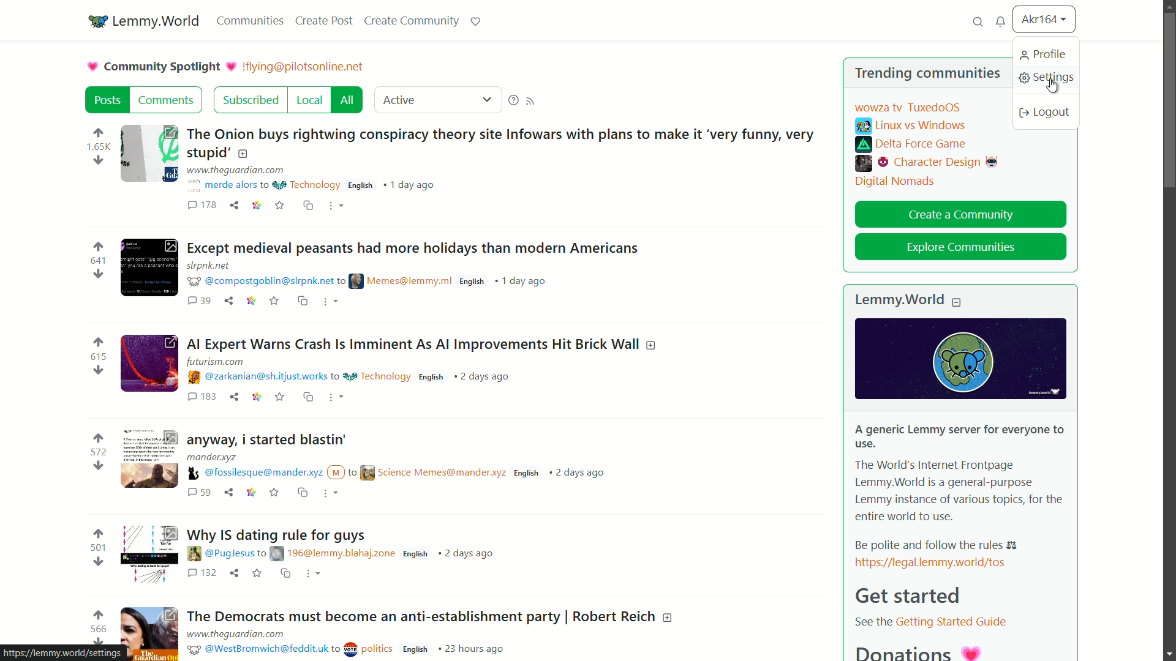 The width and height of the screenshot is (1176, 661). I want to click on link, so click(257, 397).